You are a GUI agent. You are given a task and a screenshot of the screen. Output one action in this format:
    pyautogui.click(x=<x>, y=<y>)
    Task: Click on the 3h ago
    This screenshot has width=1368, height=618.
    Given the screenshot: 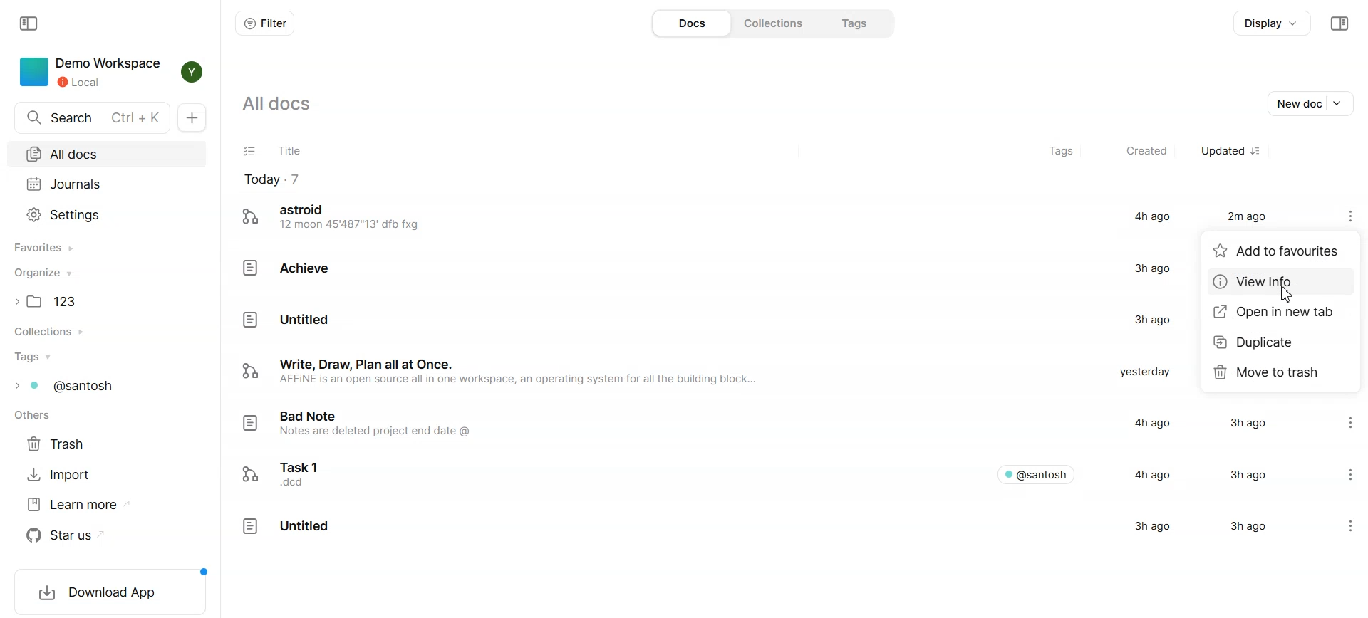 What is the action you would take?
    pyautogui.click(x=1151, y=268)
    